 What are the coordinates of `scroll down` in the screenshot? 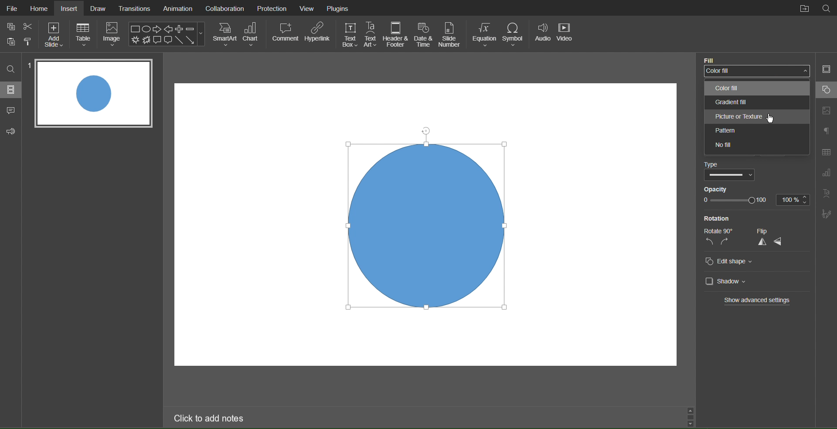 It's located at (692, 422).